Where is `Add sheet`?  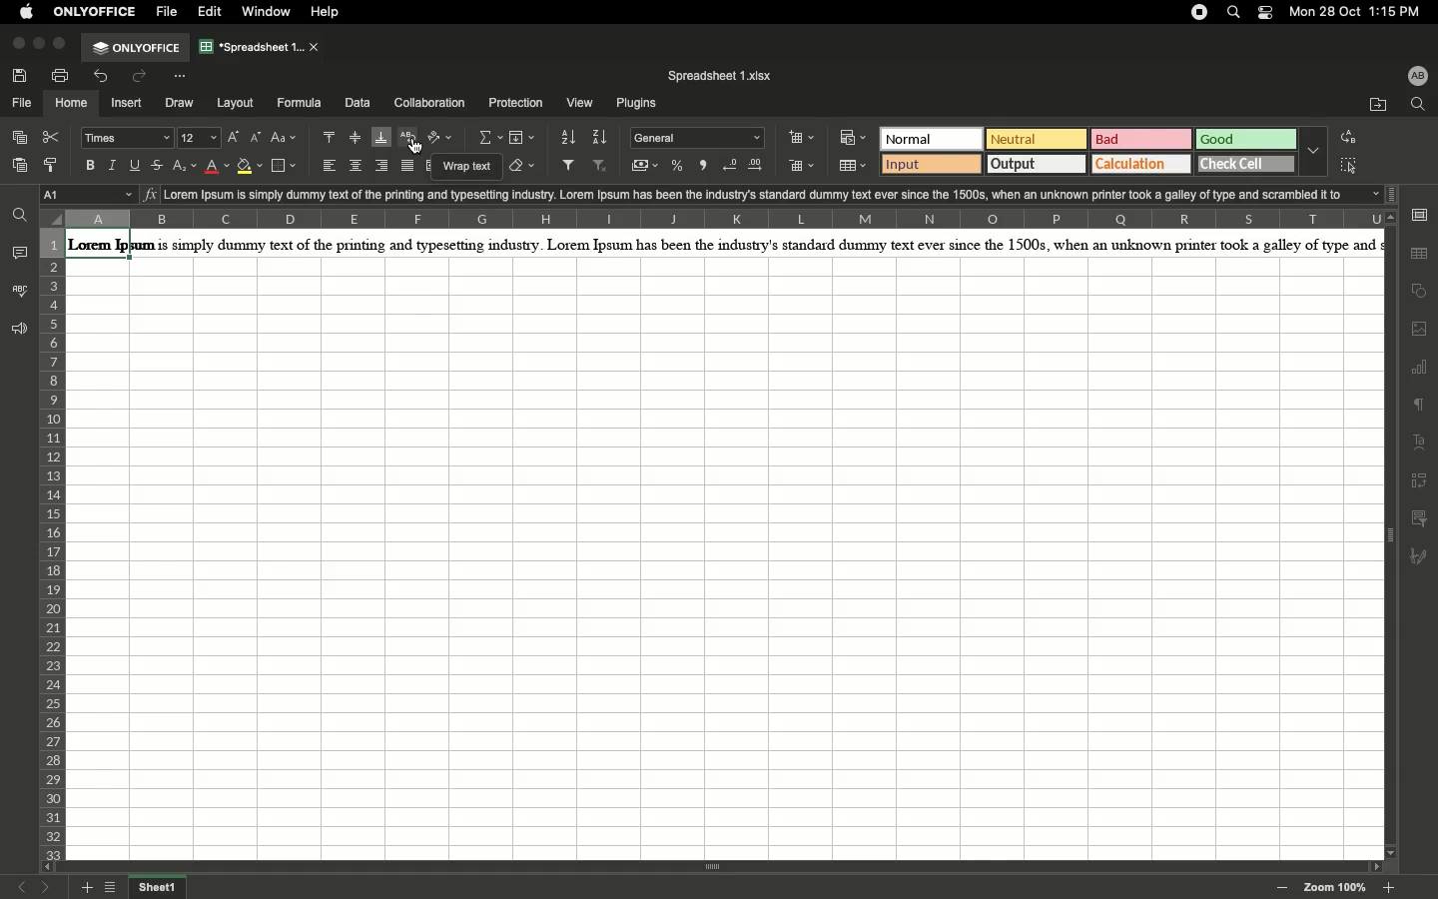 Add sheet is located at coordinates (87, 888).